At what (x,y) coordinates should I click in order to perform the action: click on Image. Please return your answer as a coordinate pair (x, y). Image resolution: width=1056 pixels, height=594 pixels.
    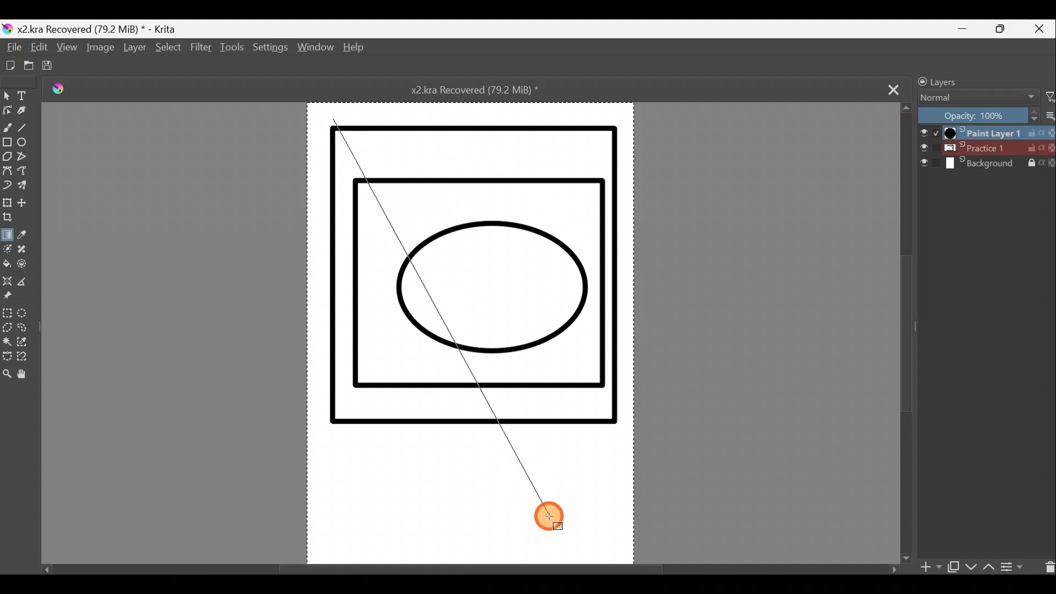
    Looking at the image, I should click on (98, 50).